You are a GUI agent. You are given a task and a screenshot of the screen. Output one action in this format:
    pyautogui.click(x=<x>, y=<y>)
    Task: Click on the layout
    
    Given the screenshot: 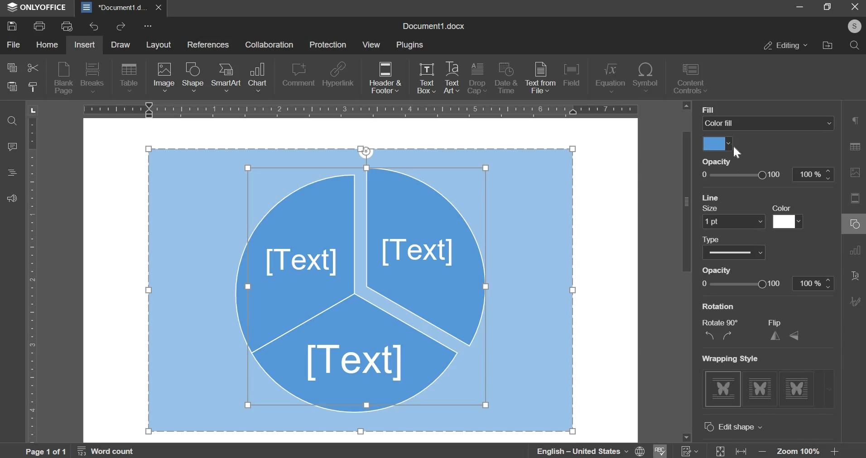 What is the action you would take?
    pyautogui.click(x=163, y=45)
    